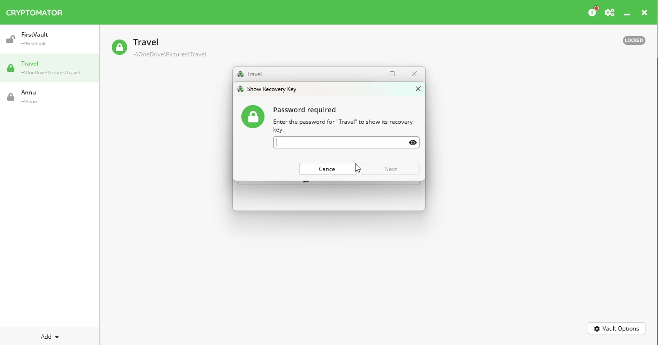 This screenshot has width=658, height=345. I want to click on Password information, so click(332, 119).